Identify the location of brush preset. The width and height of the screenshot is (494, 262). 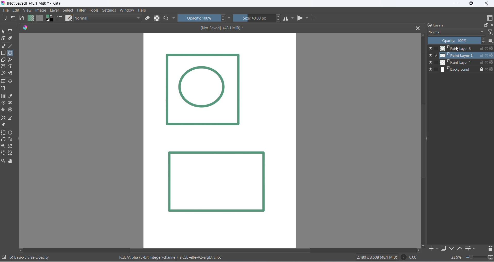
(69, 18).